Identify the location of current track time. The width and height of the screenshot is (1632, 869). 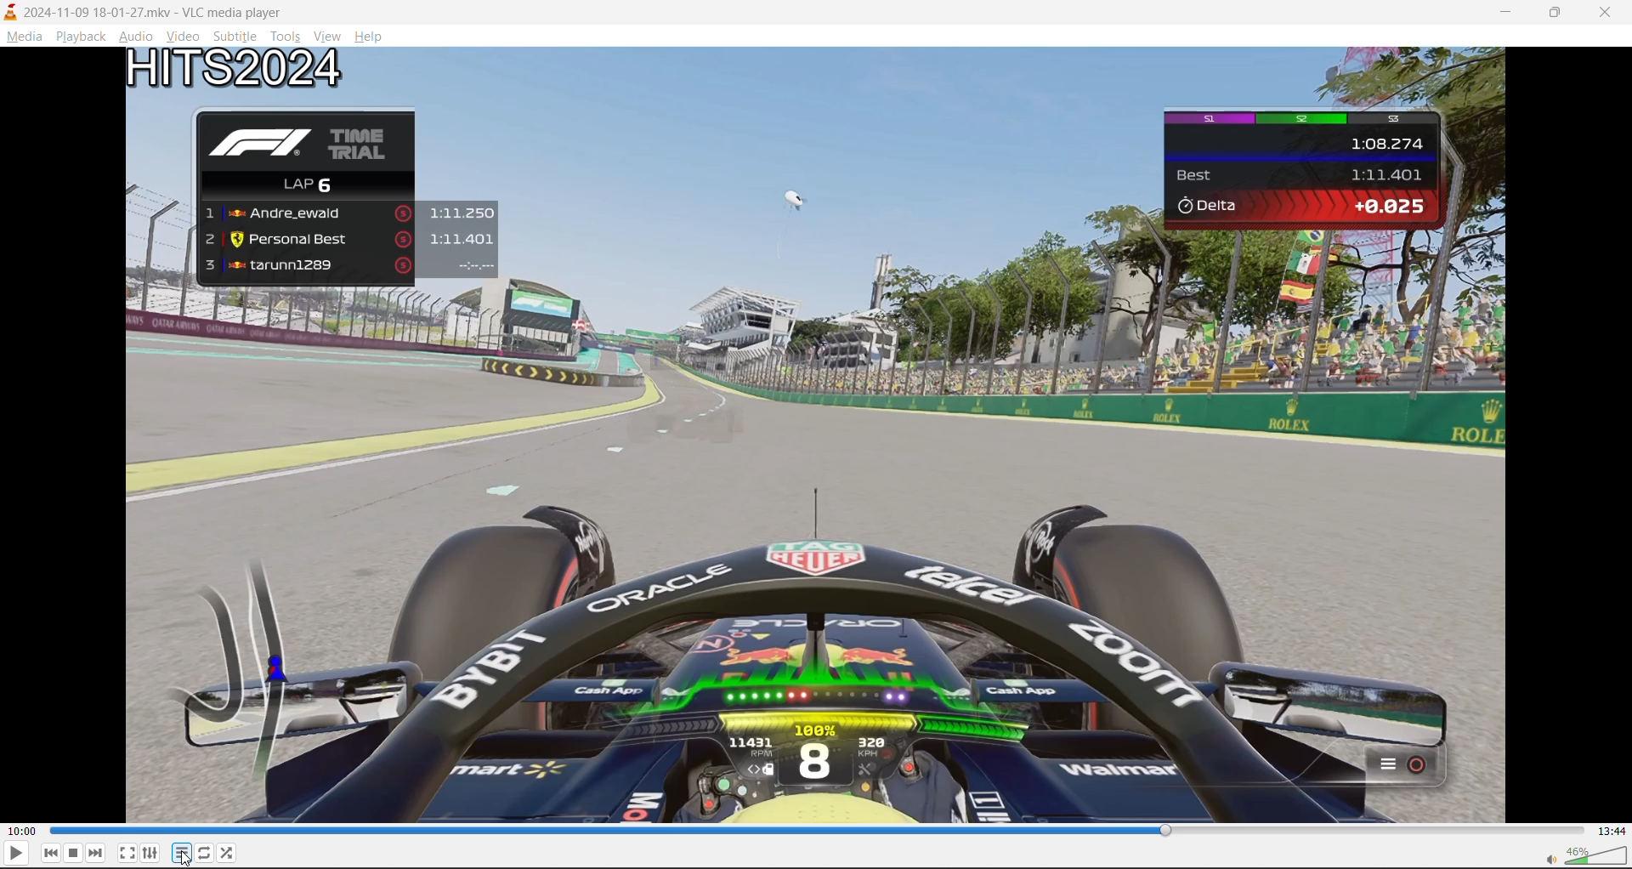
(22, 831).